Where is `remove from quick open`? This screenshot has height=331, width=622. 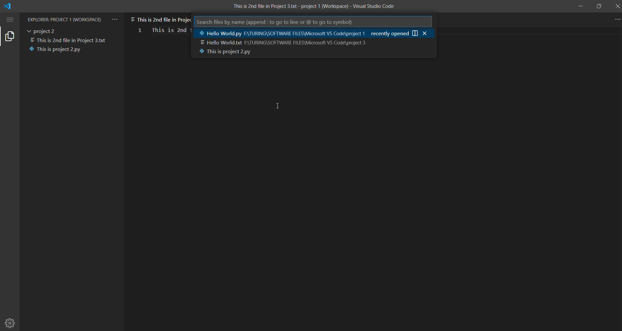
remove from quick open is located at coordinates (426, 33).